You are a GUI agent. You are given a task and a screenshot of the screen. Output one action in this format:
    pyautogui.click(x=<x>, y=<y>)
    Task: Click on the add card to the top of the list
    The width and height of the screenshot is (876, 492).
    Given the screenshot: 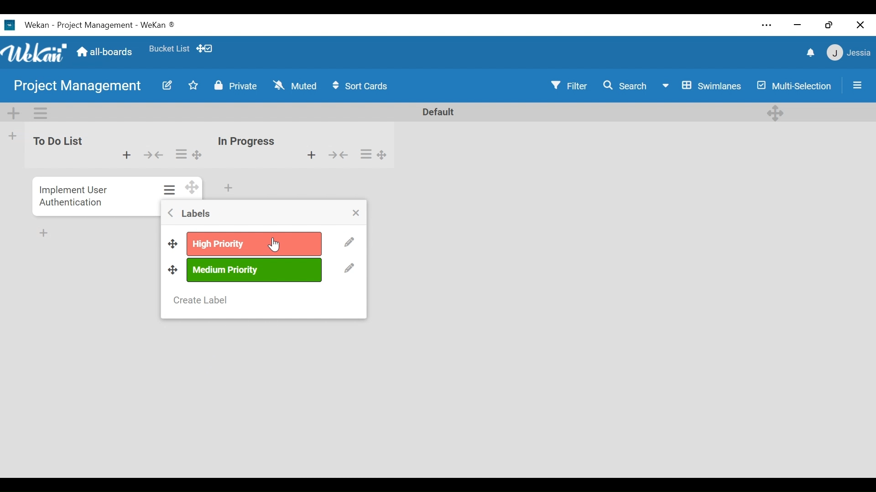 What is the action you would take?
    pyautogui.click(x=125, y=155)
    